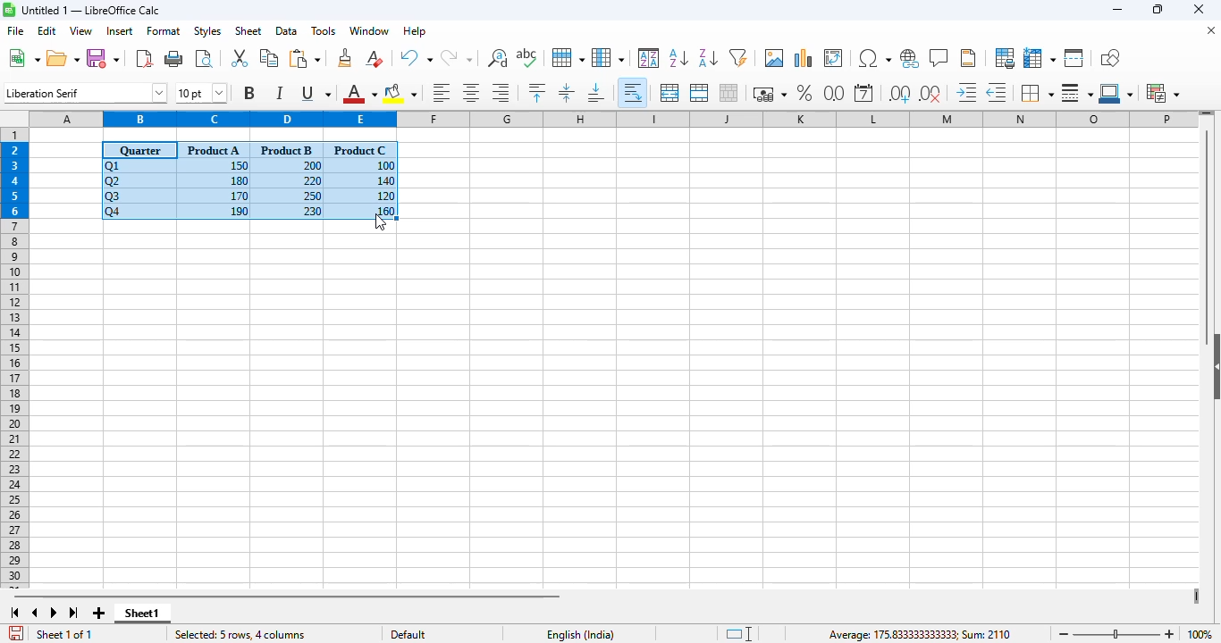 This screenshot has width=1221, height=643. I want to click on rows, so click(14, 358).